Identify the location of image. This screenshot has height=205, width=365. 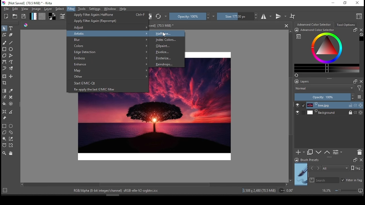
(208, 59).